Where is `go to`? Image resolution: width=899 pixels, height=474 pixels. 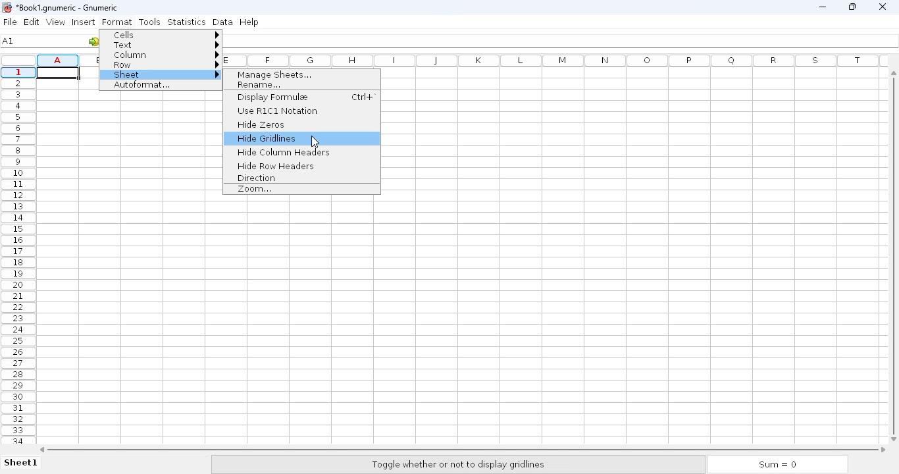 go to is located at coordinates (94, 41).